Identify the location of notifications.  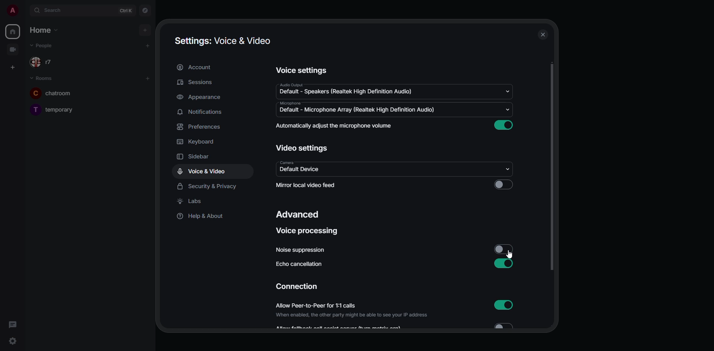
(203, 111).